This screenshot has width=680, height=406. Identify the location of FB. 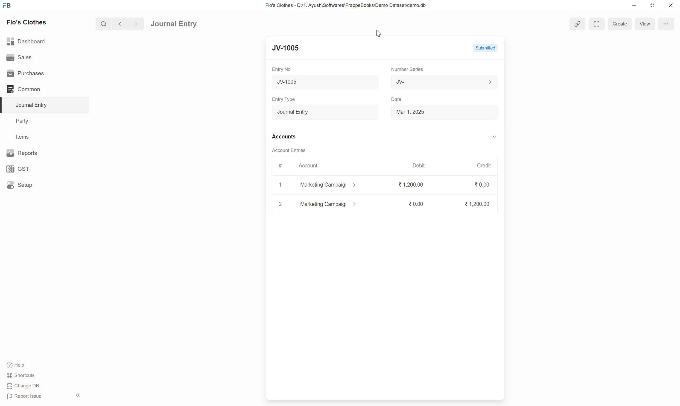
(7, 5).